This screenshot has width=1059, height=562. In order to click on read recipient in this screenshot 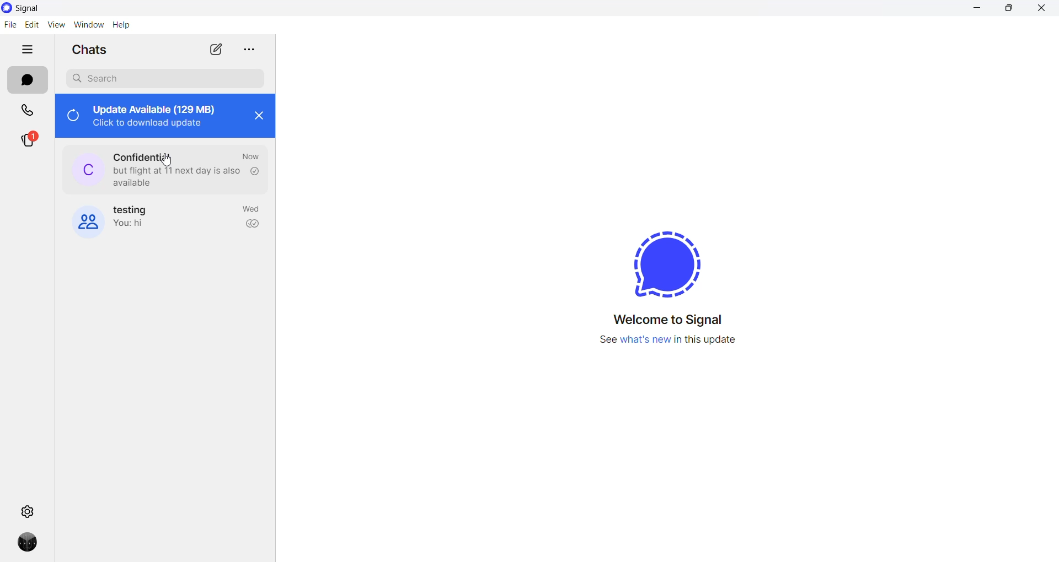, I will do `click(254, 171)`.